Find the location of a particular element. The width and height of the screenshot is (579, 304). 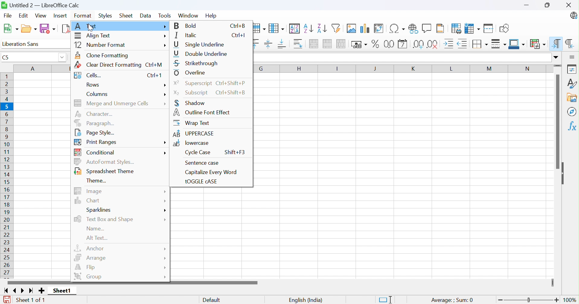

Image is located at coordinates (89, 191).